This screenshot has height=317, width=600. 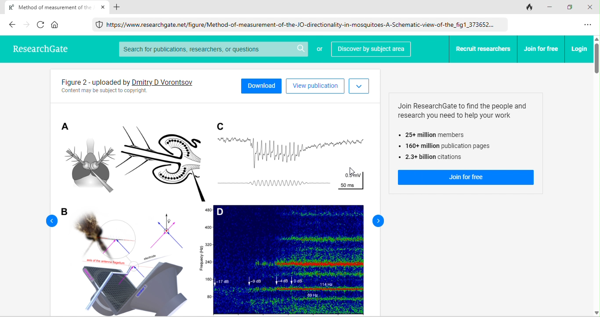 What do you see at coordinates (551, 7) in the screenshot?
I see `minimize` at bounding box center [551, 7].